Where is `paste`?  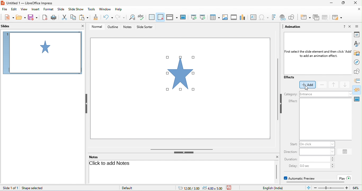
paste is located at coordinates (84, 17).